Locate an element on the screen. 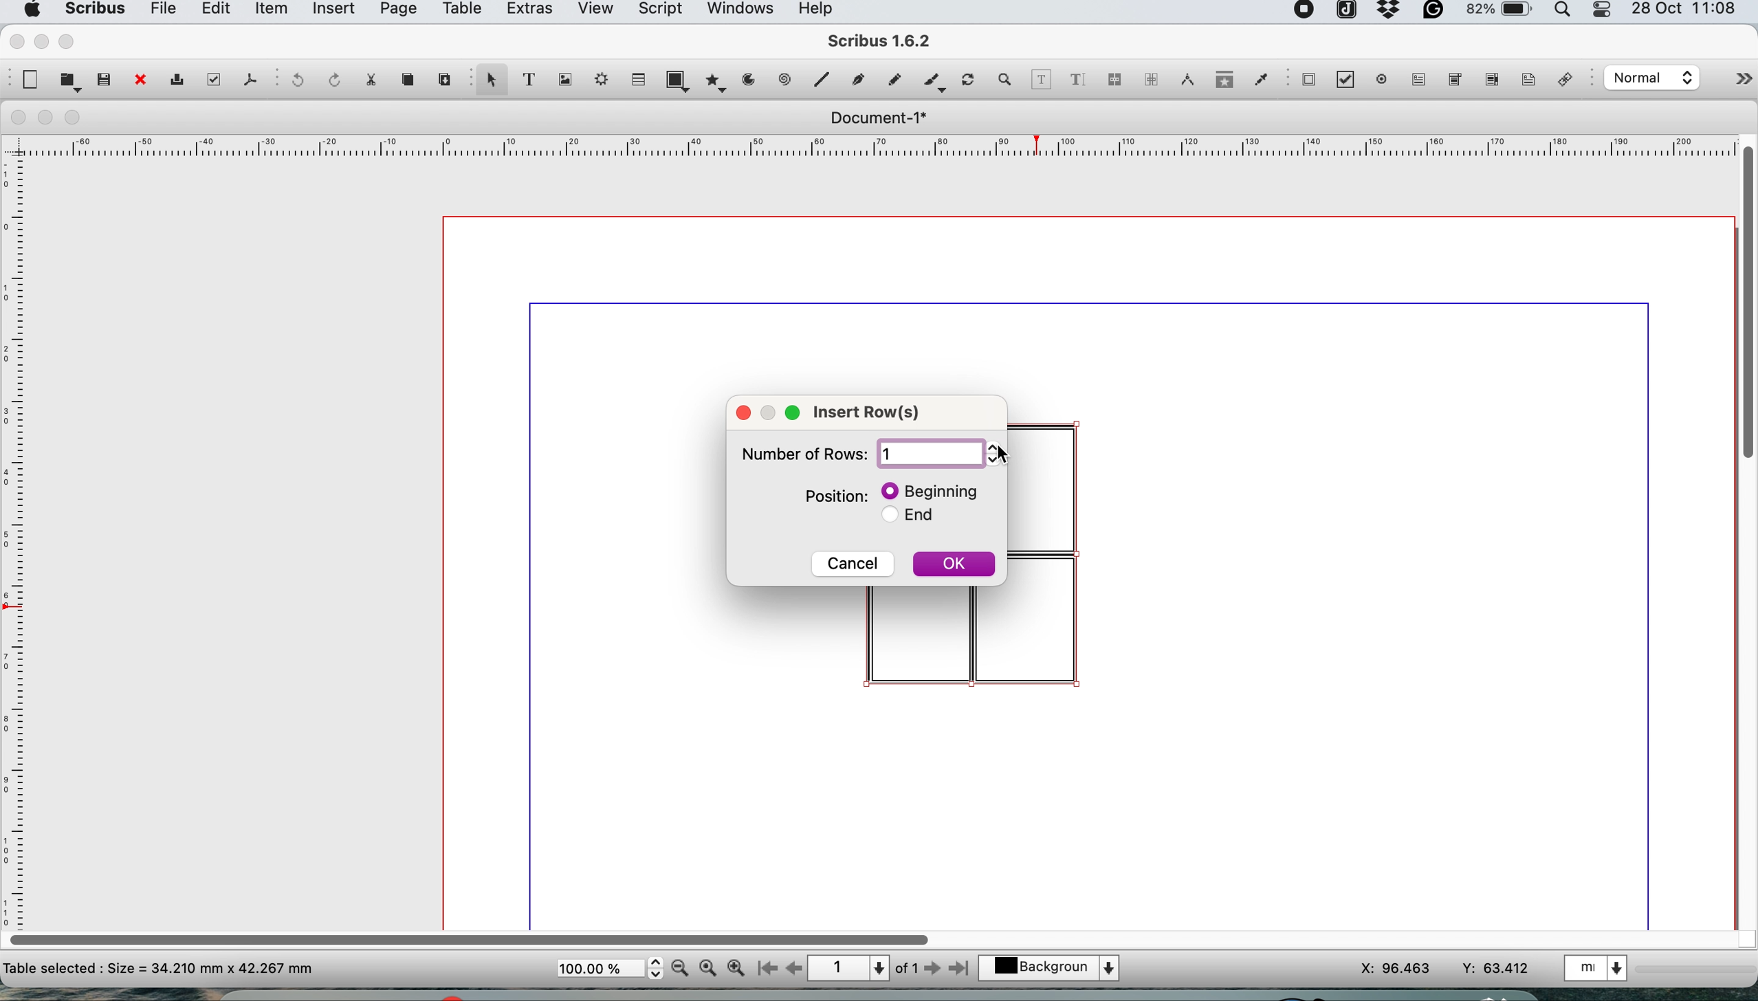 The height and width of the screenshot is (1001, 1758). maximize is located at coordinates (796, 412).